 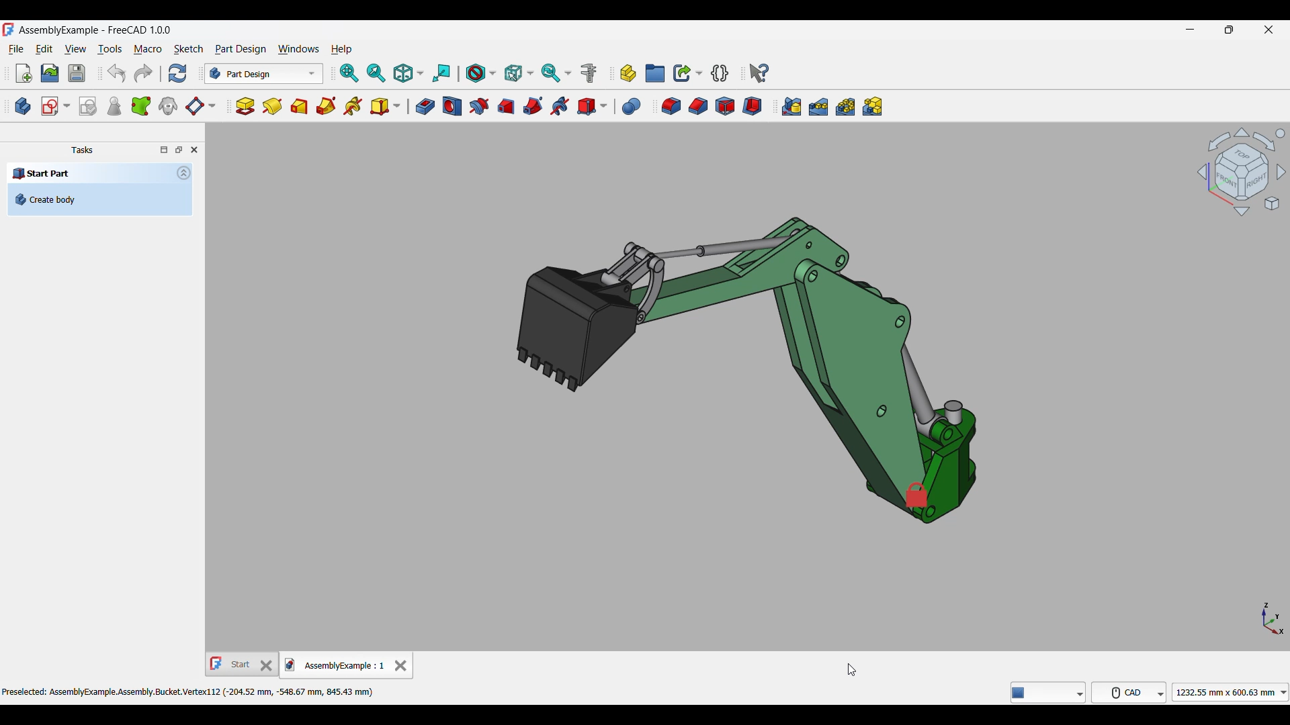 What do you see at coordinates (82, 150) in the screenshot?
I see `Tasks` at bounding box center [82, 150].